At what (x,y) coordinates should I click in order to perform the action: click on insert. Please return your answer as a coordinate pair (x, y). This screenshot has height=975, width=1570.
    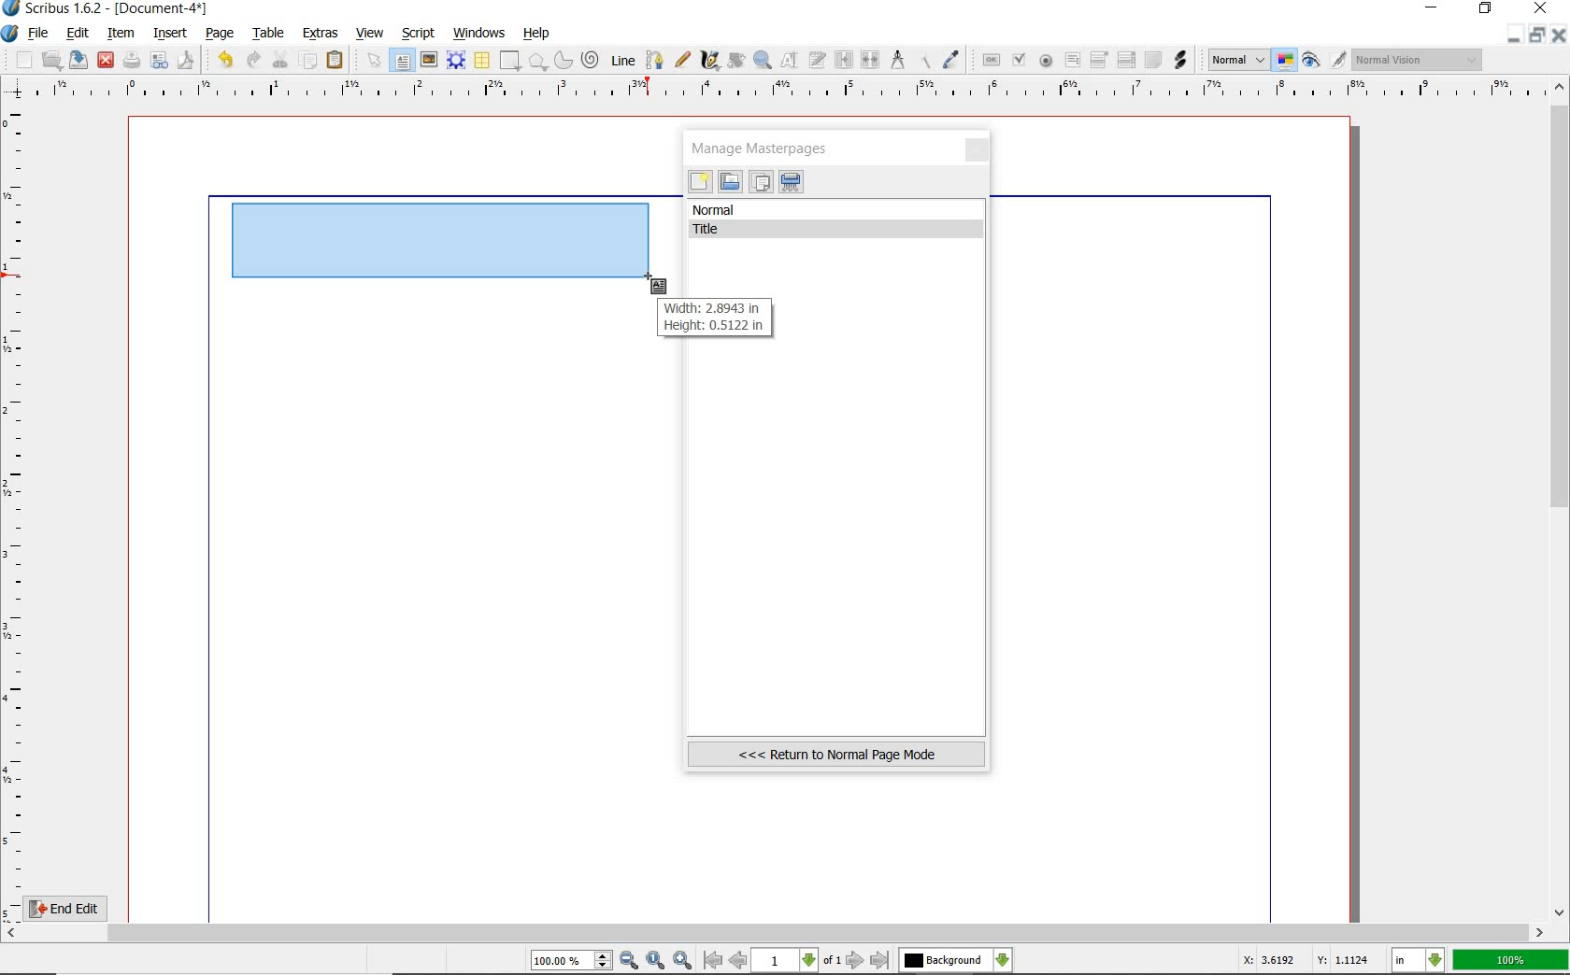
    Looking at the image, I should click on (169, 33).